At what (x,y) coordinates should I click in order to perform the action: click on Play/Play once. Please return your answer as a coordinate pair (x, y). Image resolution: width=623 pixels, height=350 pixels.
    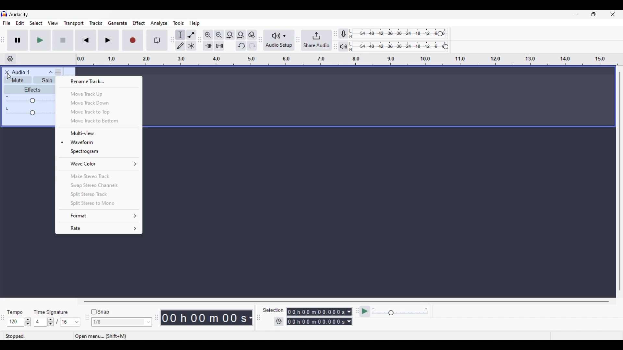
    Looking at the image, I should click on (40, 40).